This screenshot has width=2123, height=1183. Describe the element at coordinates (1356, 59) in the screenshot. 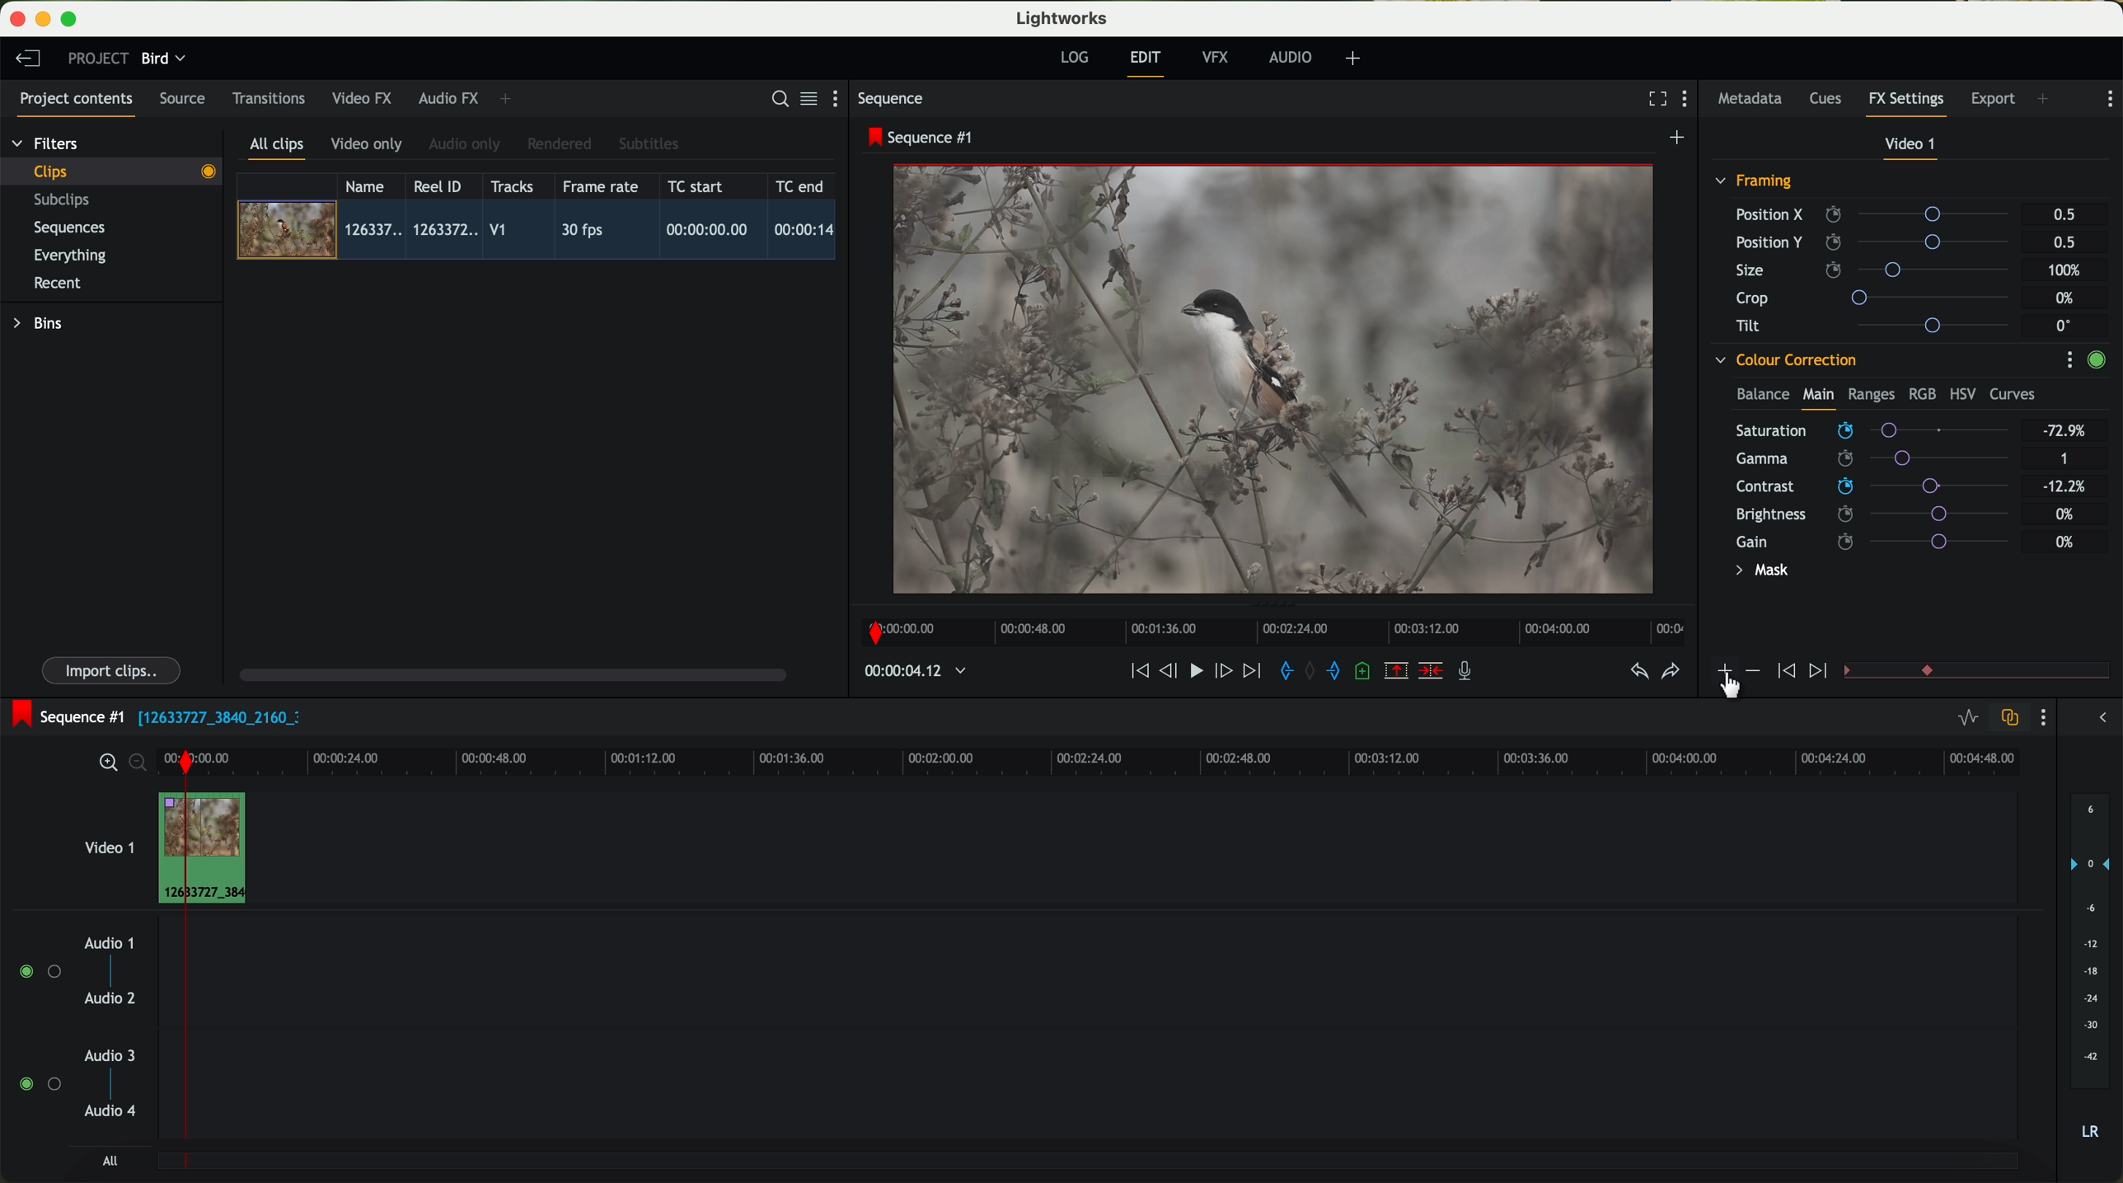

I see `add, remove and create layouts` at that location.